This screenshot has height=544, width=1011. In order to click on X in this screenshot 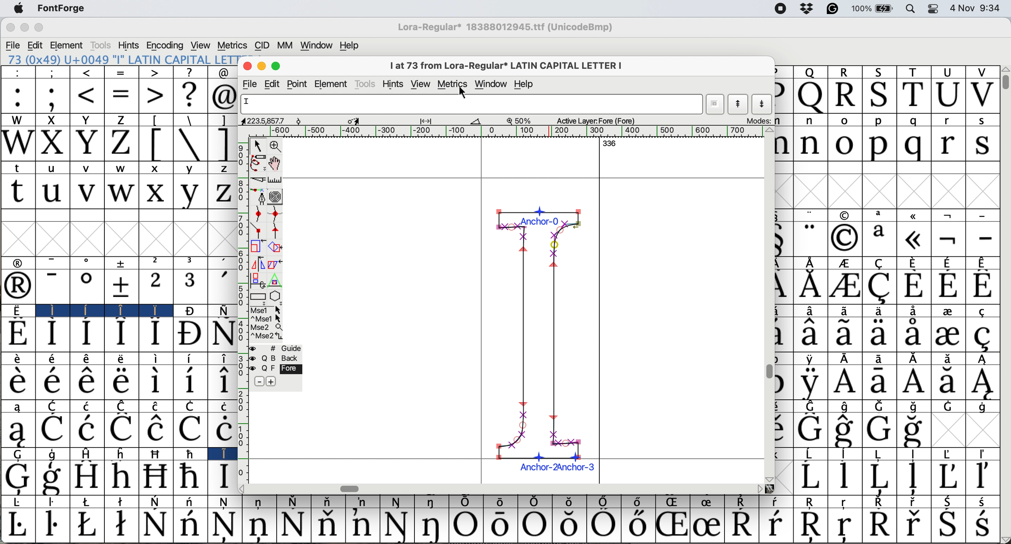, I will do `click(51, 120)`.